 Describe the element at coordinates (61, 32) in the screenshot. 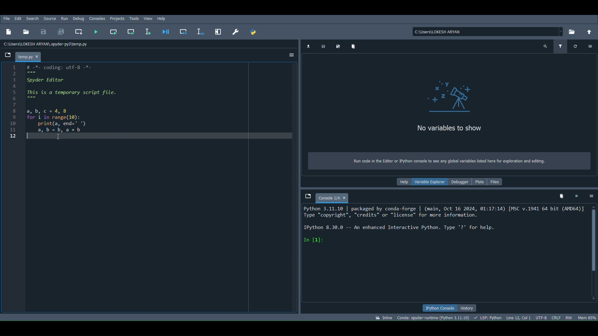

I see `Save all files (Ctrl + Alt + S)` at that location.